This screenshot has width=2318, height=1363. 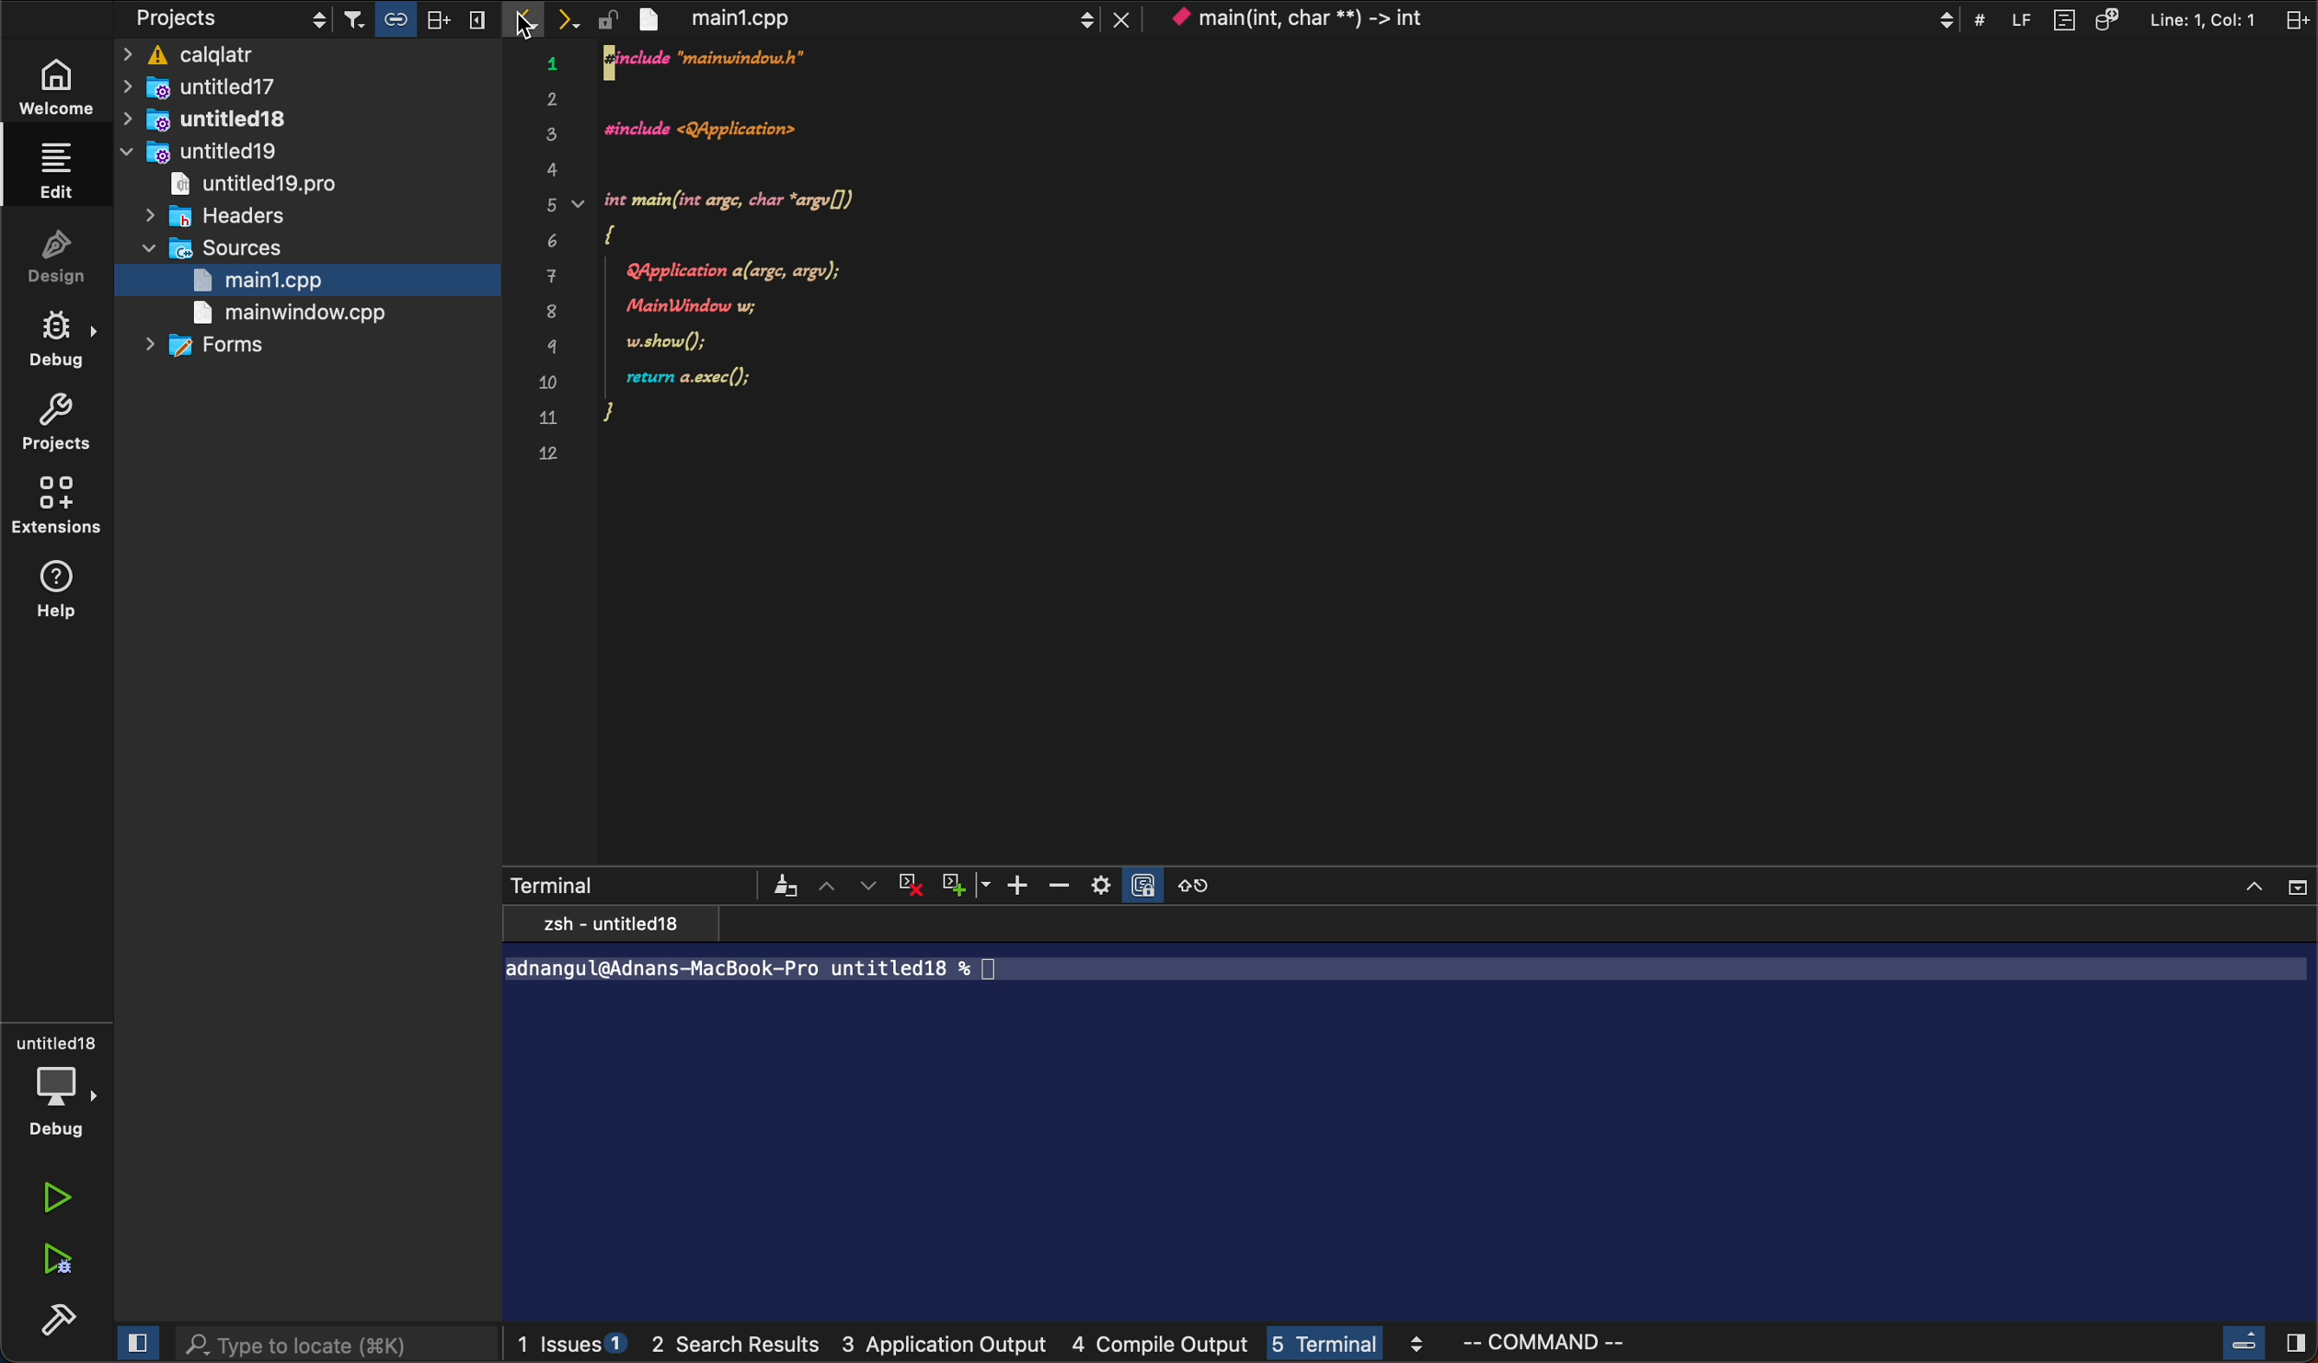 I want to click on close slide bar, so click(x=138, y=1342).